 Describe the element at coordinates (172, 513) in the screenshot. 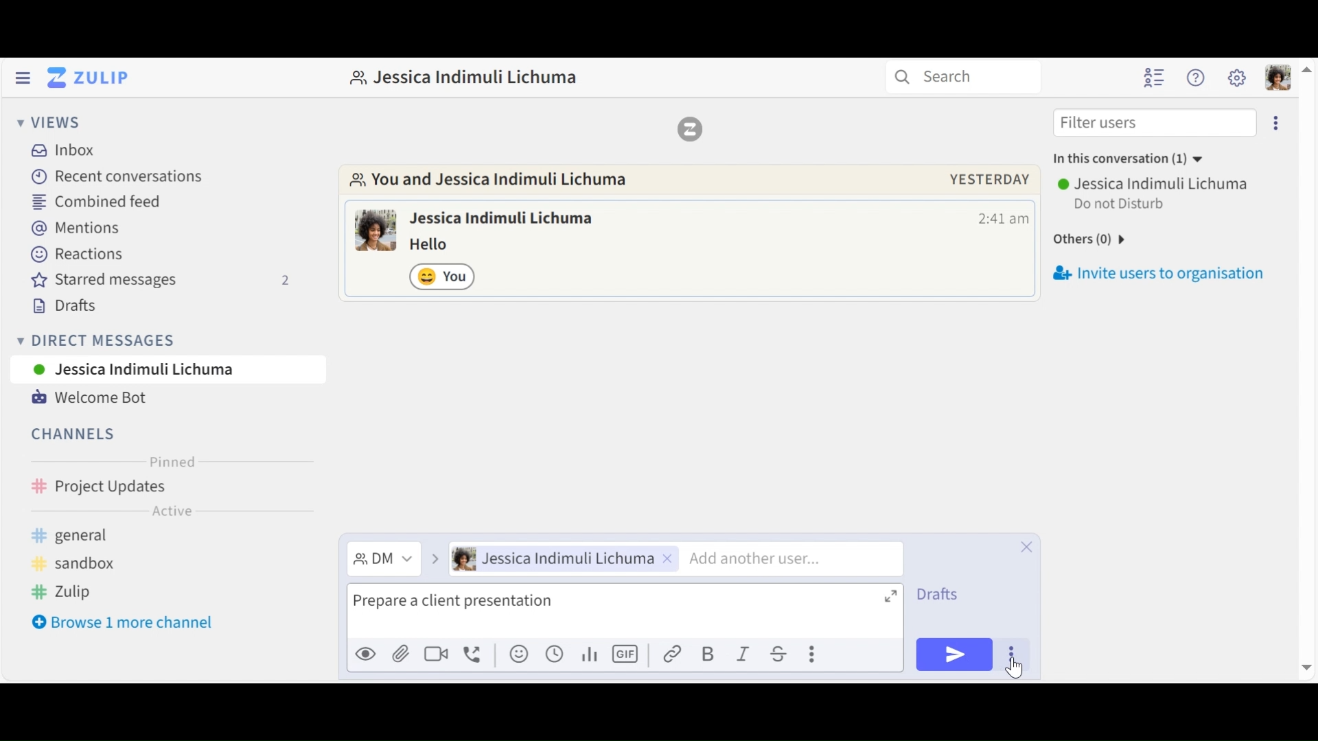

I see `Active` at that location.